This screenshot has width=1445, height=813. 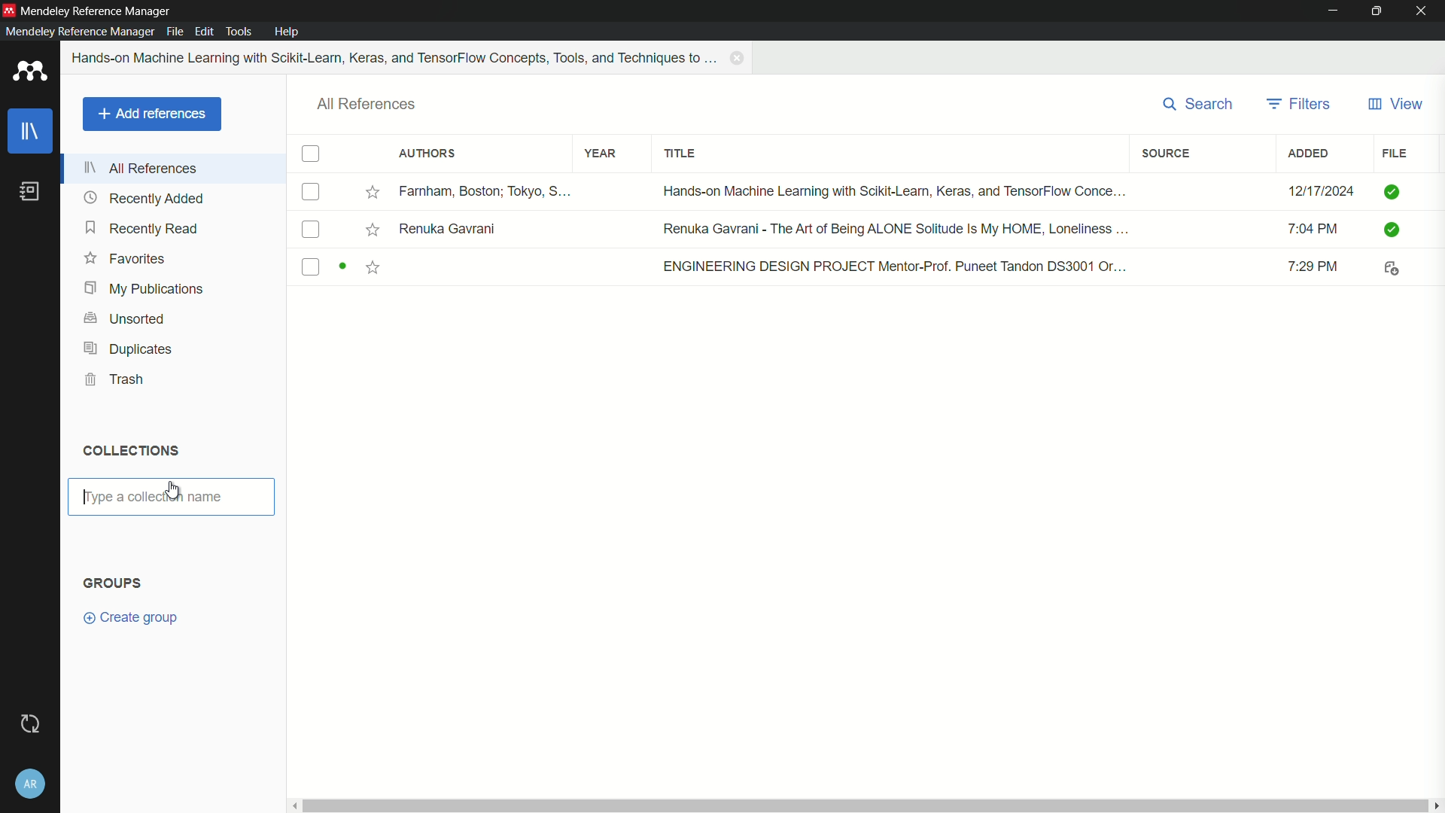 I want to click on app icon, so click(x=9, y=11).